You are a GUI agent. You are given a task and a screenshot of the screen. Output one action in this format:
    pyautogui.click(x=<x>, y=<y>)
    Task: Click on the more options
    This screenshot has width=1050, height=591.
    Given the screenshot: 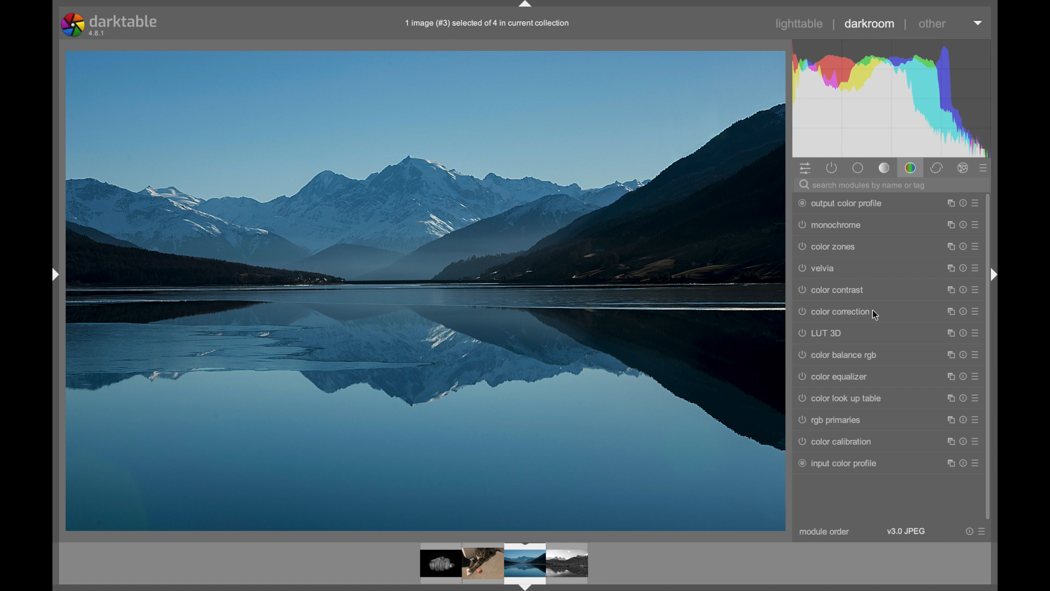 What is the action you would take?
    pyautogui.click(x=964, y=463)
    